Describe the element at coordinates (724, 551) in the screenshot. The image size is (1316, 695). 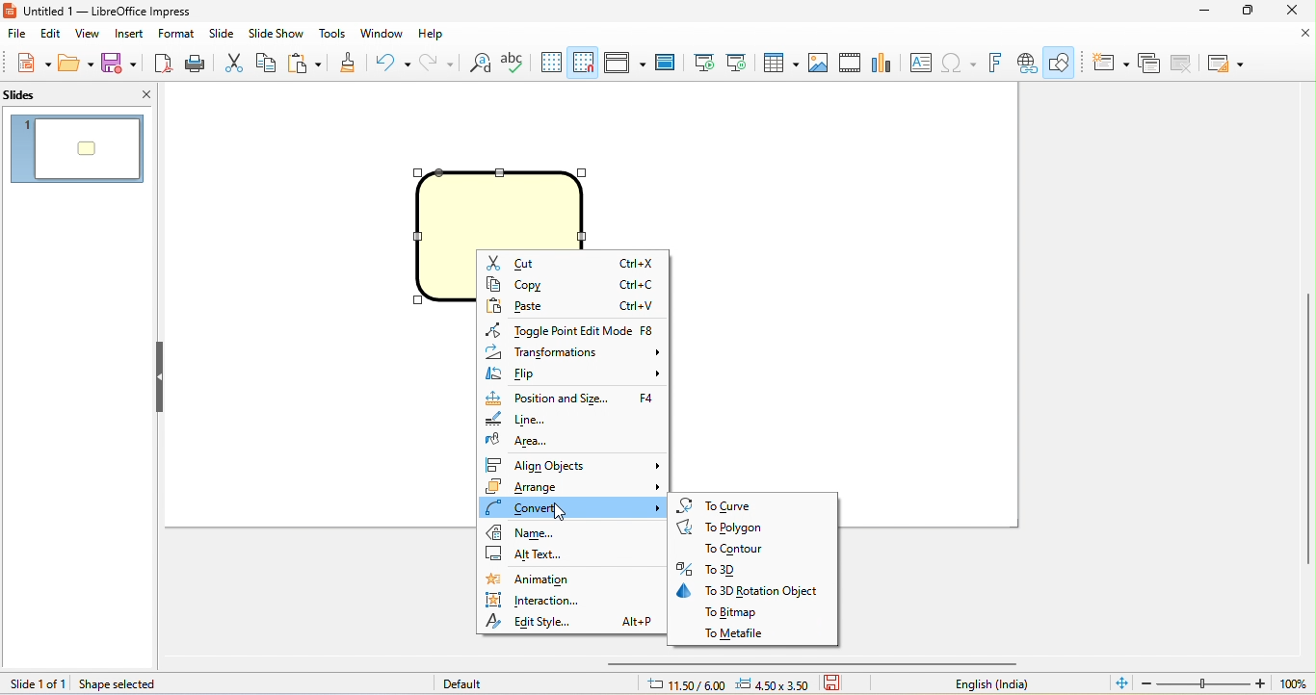
I see `to contour` at that location.